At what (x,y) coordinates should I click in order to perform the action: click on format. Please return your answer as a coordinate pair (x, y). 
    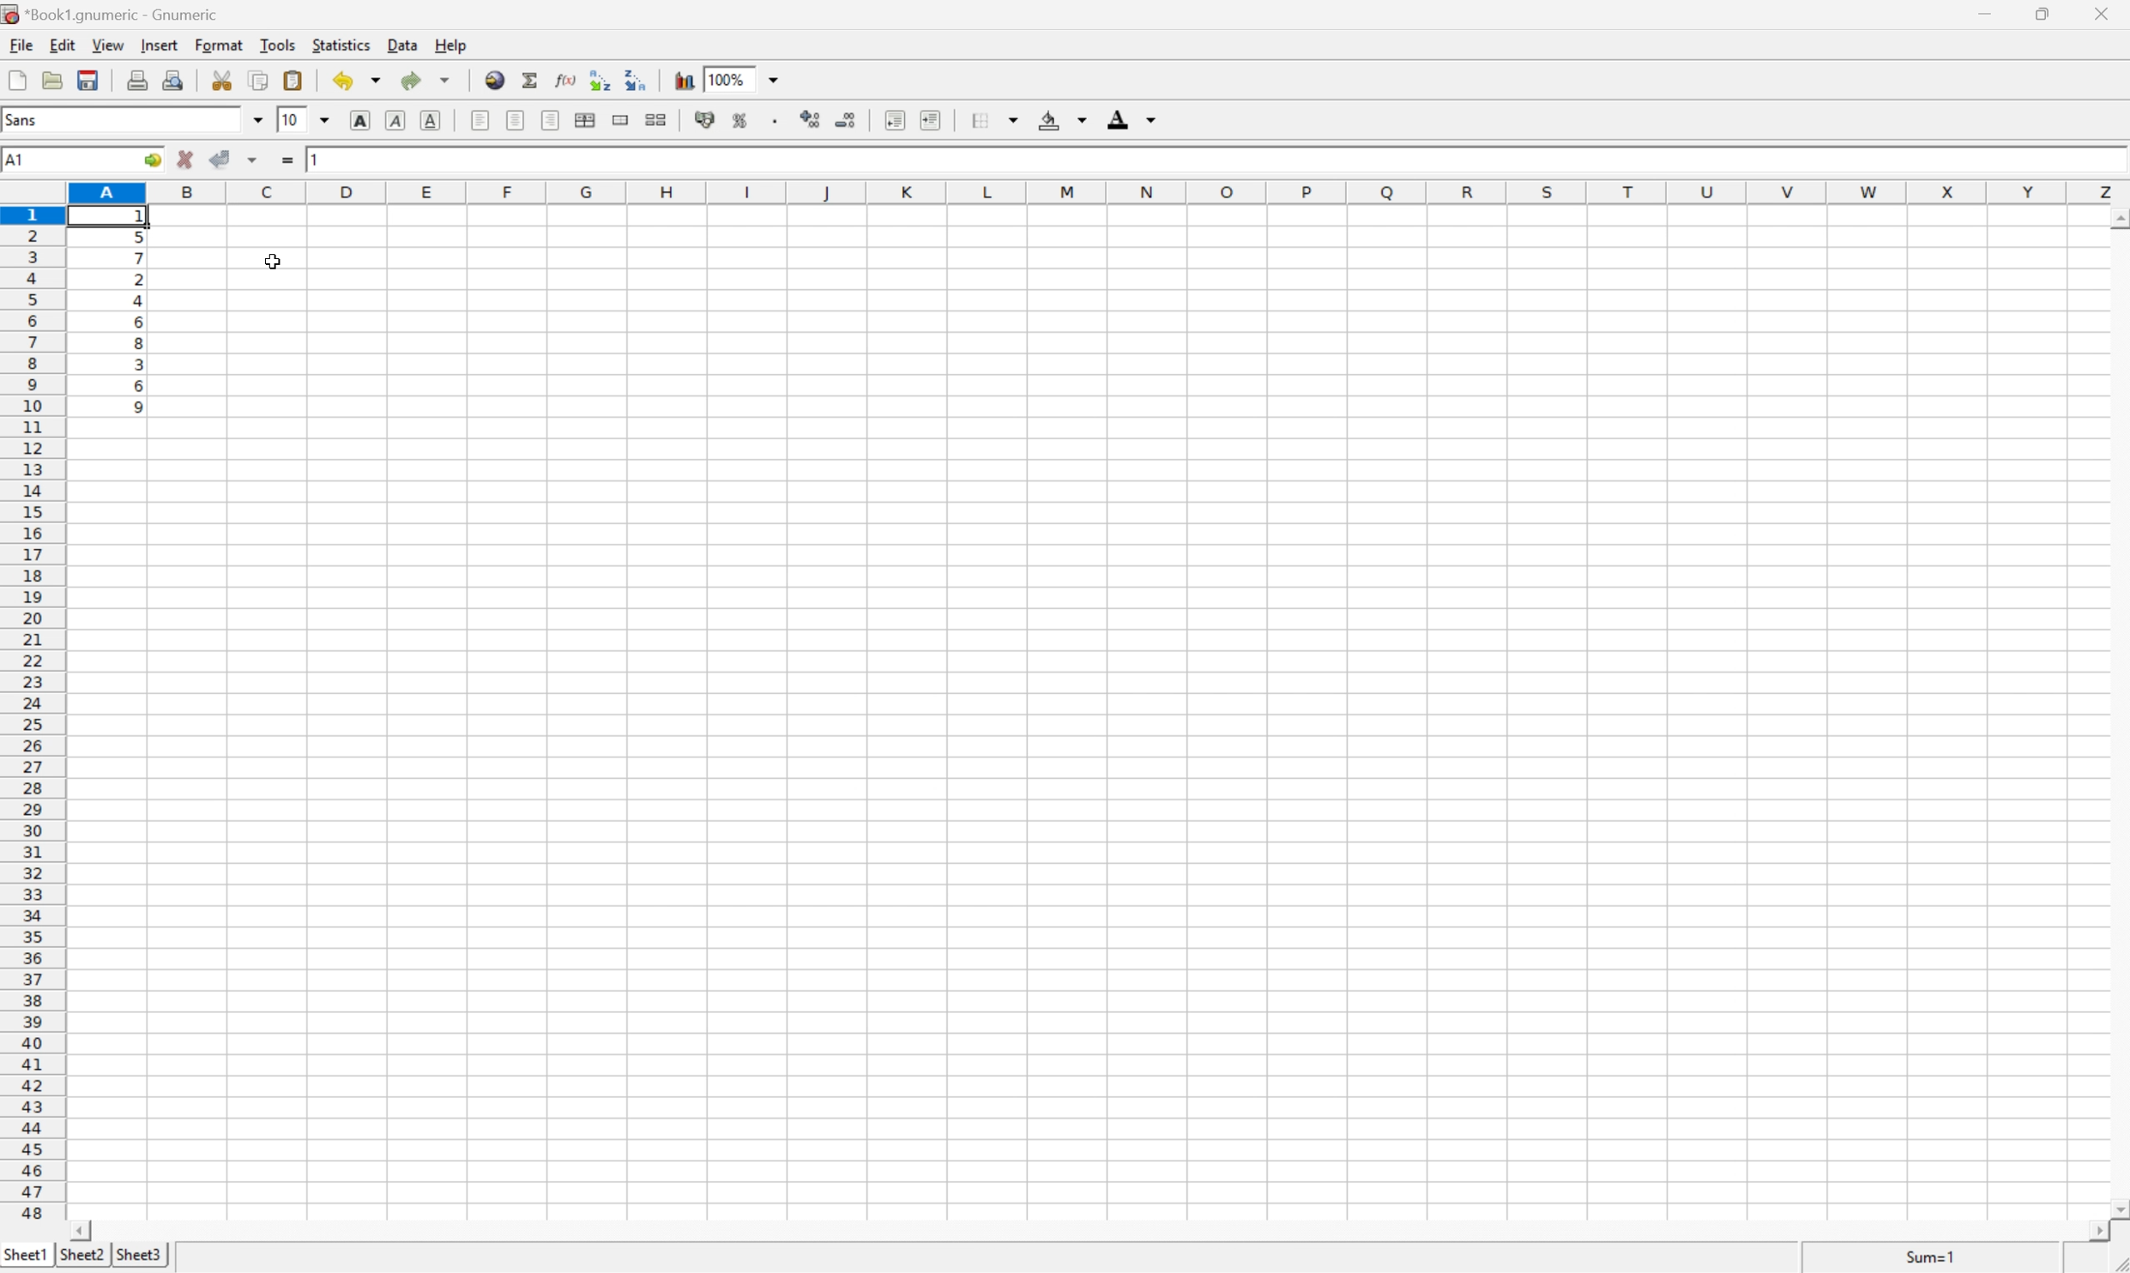
    Looking at the image, I should click on (219, 43).